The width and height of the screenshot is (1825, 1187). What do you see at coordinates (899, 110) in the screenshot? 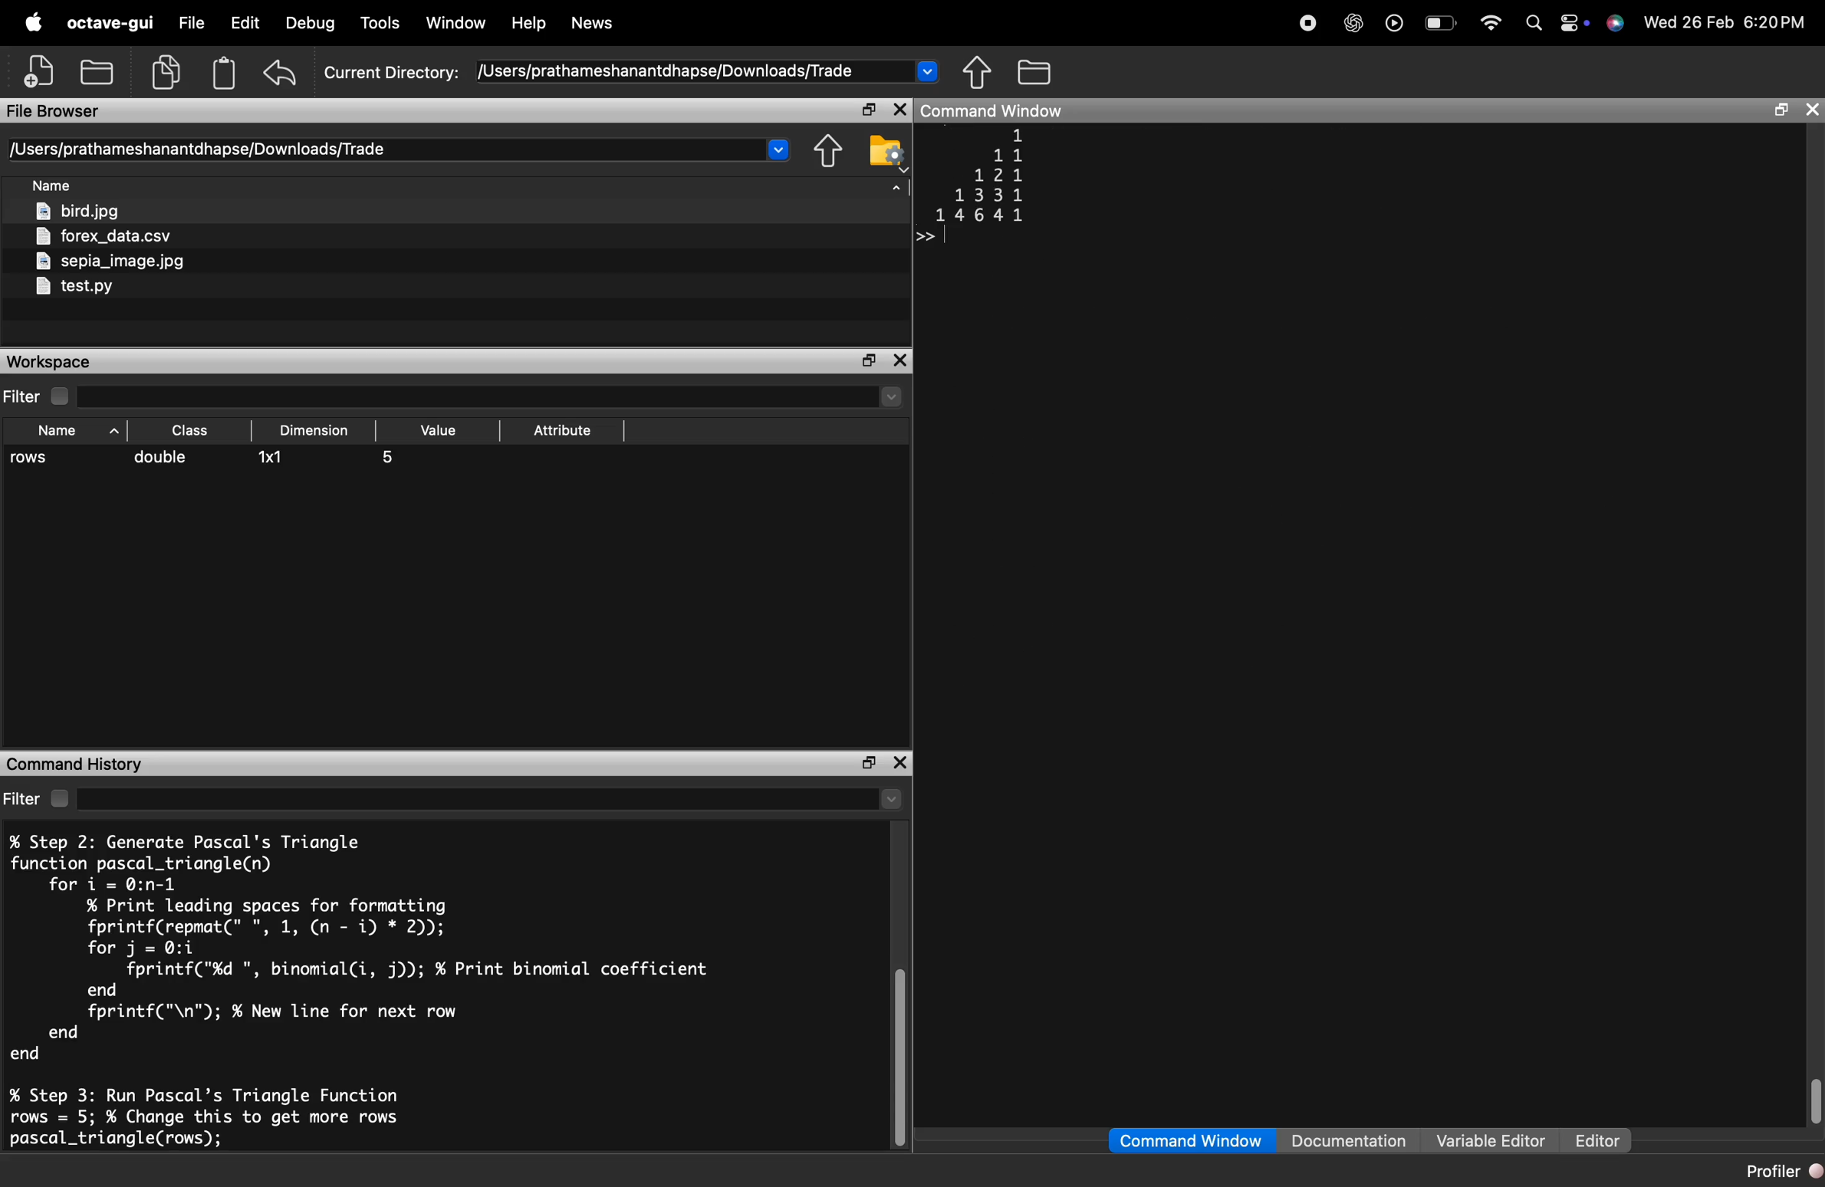
I see `close` at bounding box center [899, 110].